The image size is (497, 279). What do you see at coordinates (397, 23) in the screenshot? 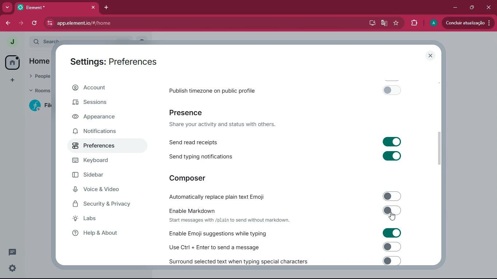
I see `favourite` at bounding box center [397, 23].